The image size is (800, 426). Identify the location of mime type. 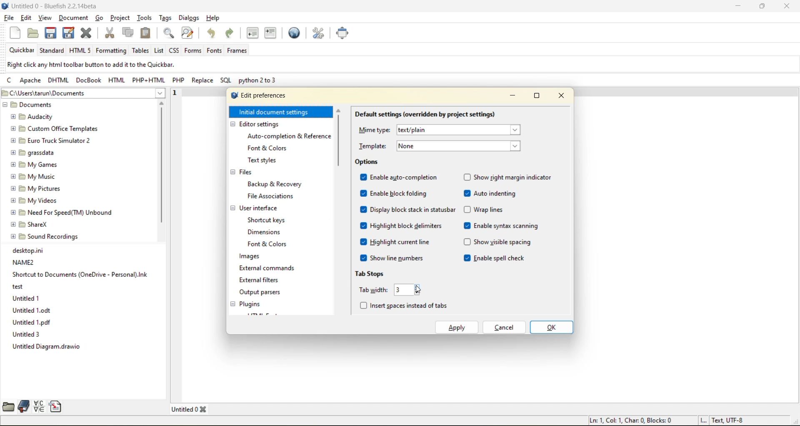
(445, 129).